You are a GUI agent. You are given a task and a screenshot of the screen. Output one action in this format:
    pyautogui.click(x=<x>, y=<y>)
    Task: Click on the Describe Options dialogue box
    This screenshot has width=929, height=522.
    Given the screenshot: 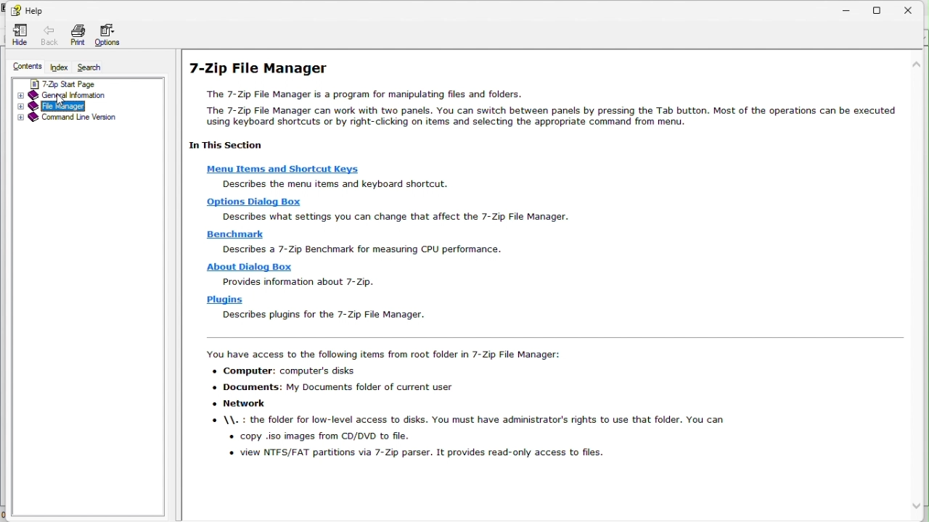 What is the action you would take?
    pyautogui.click(x=400, y=217)
    